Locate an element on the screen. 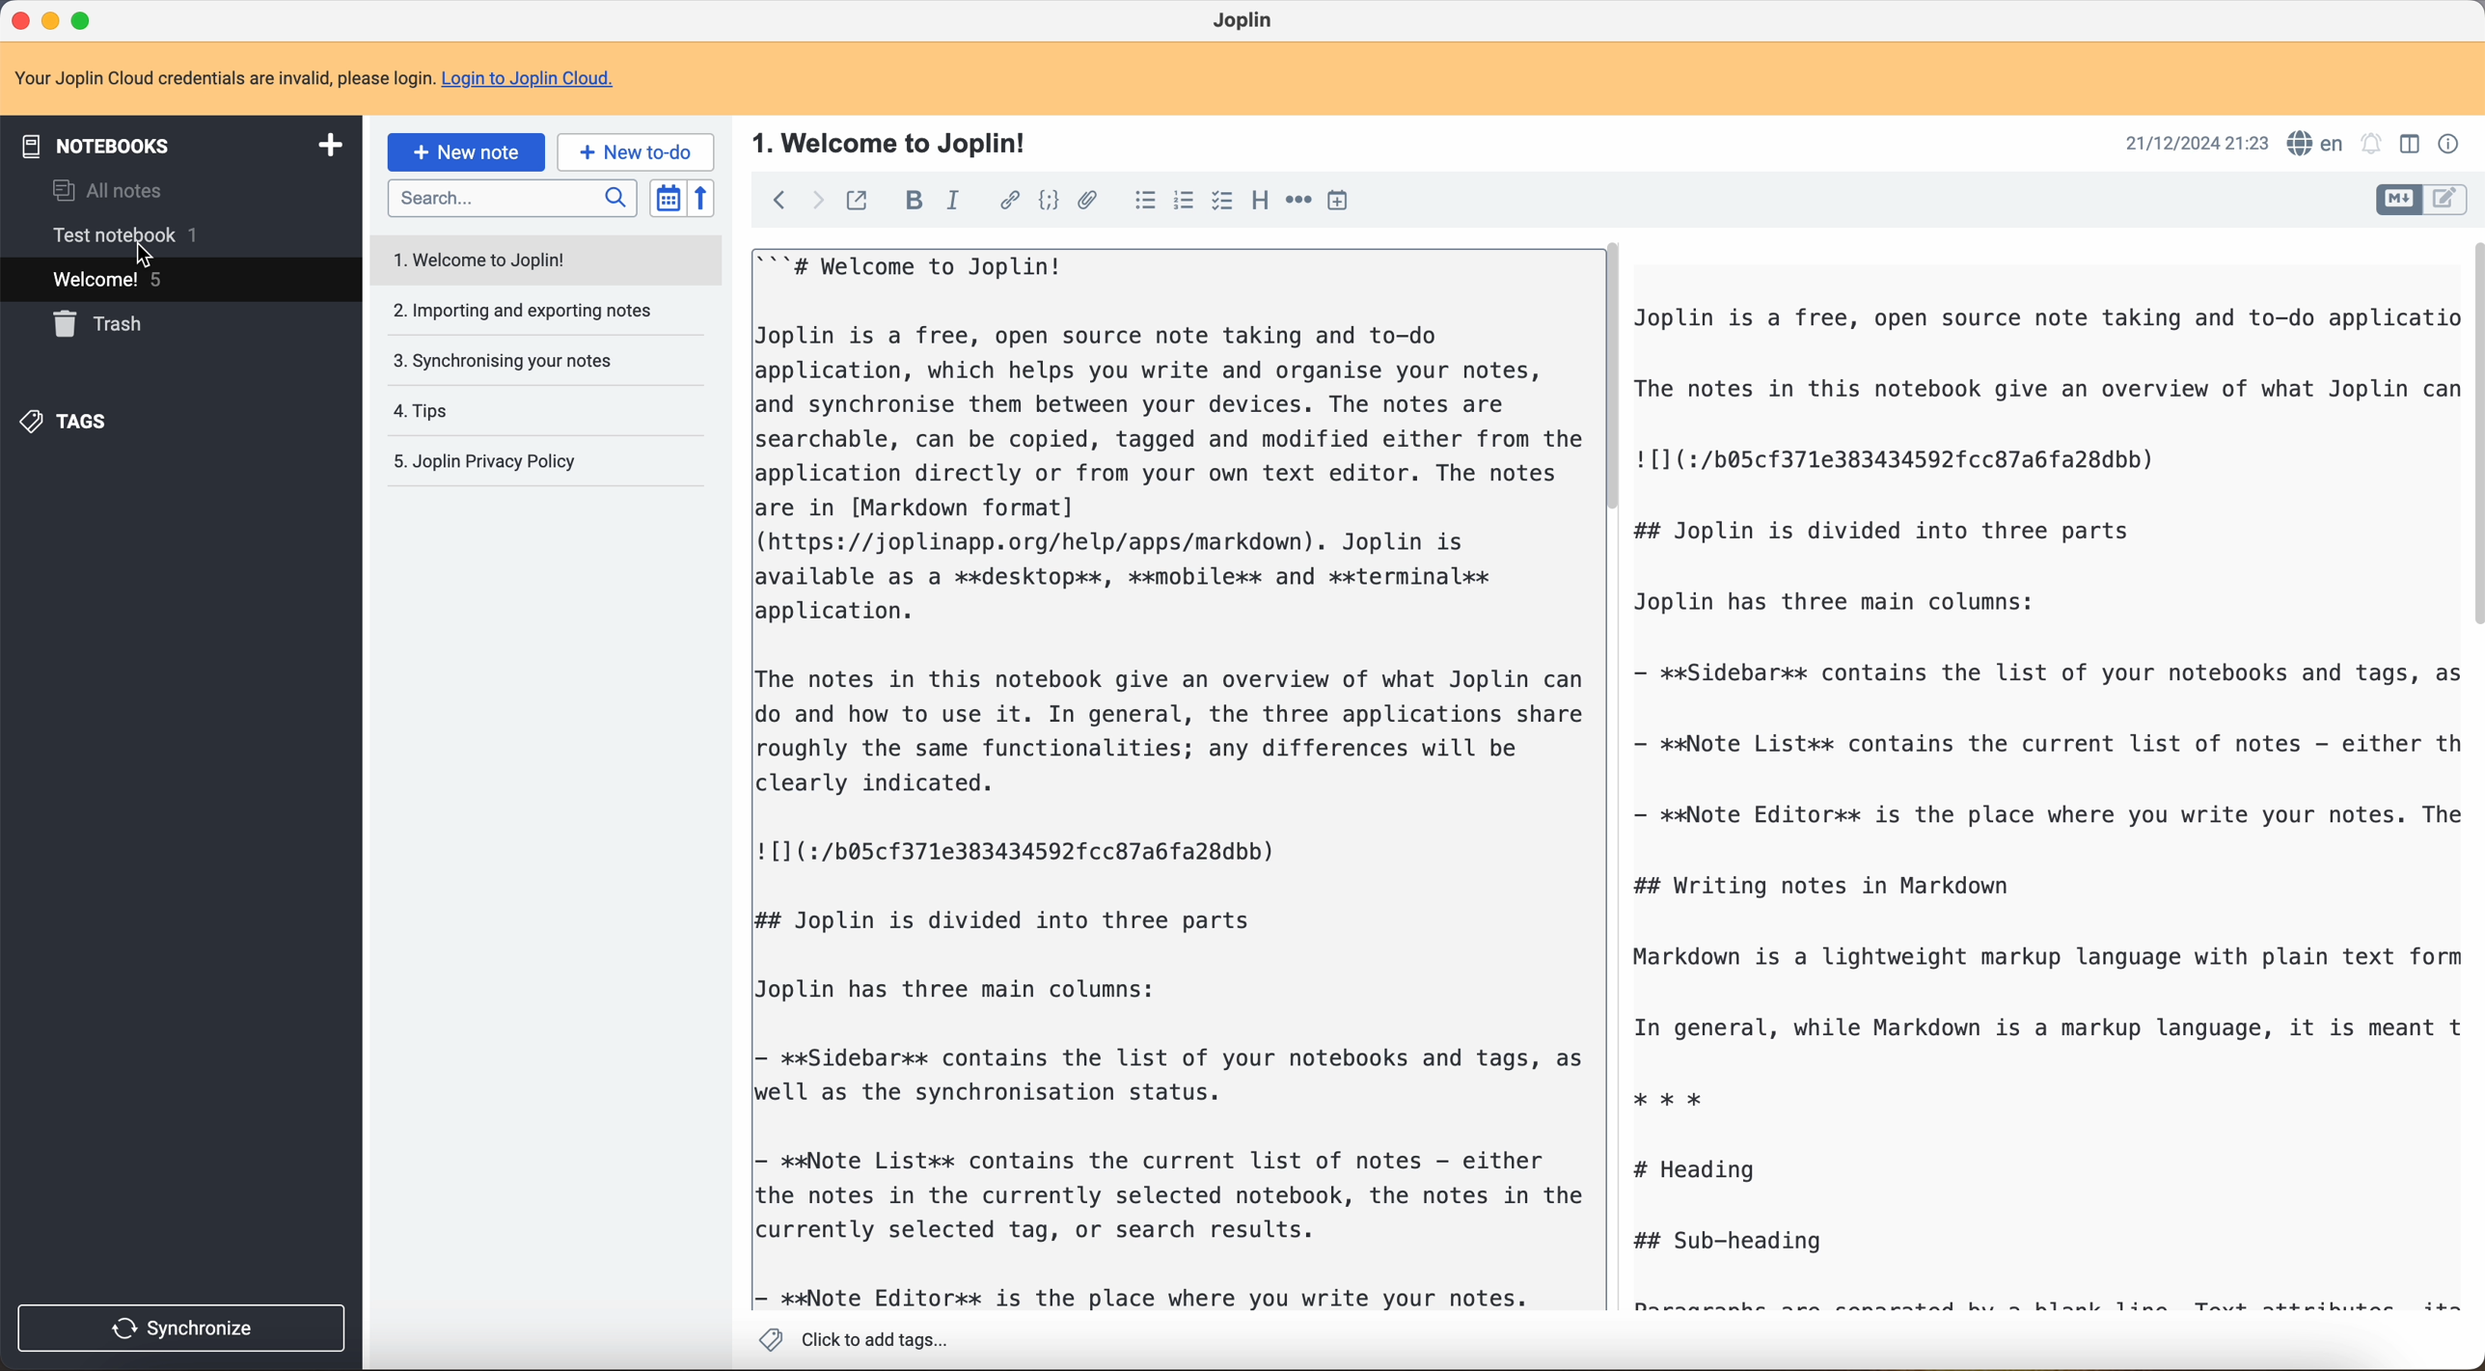 Image resolution: width=2485 pixels, height=1371 pixels. note is located at coordinates (217, 78).